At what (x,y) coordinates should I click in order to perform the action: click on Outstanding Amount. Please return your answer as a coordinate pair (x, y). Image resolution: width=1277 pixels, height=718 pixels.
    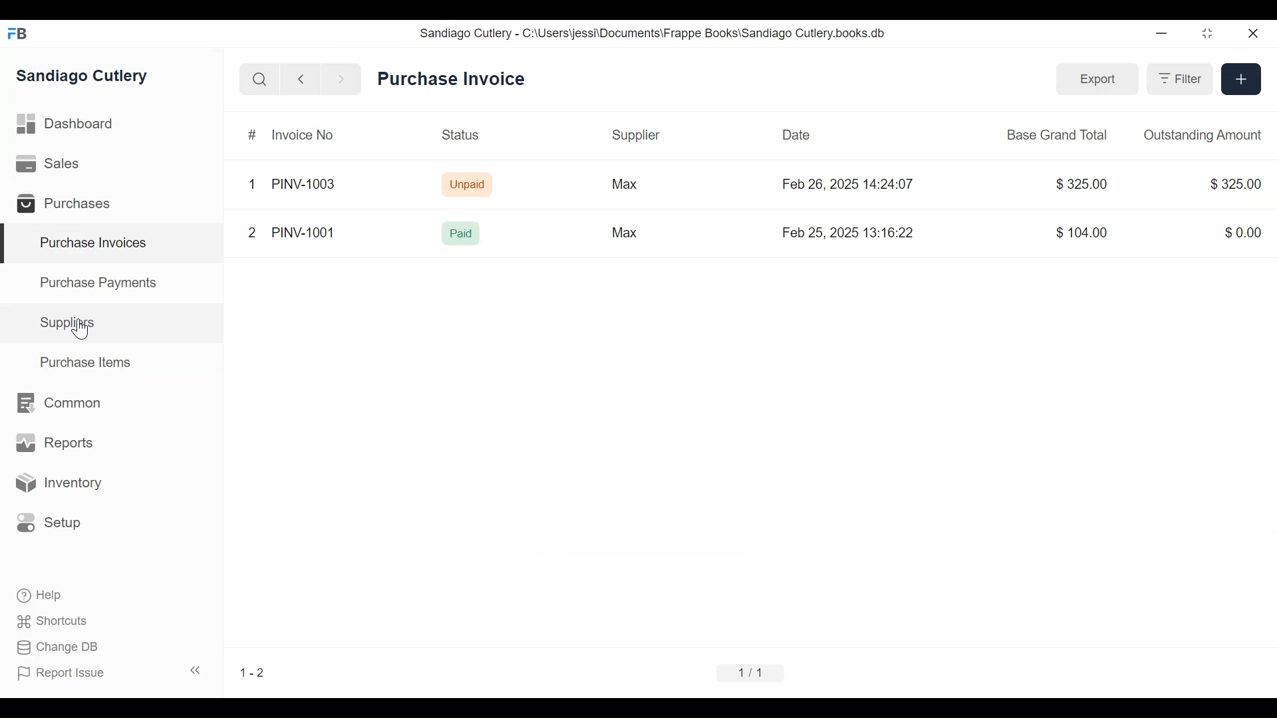
    Looking at the image, I should click on (1197, 135).